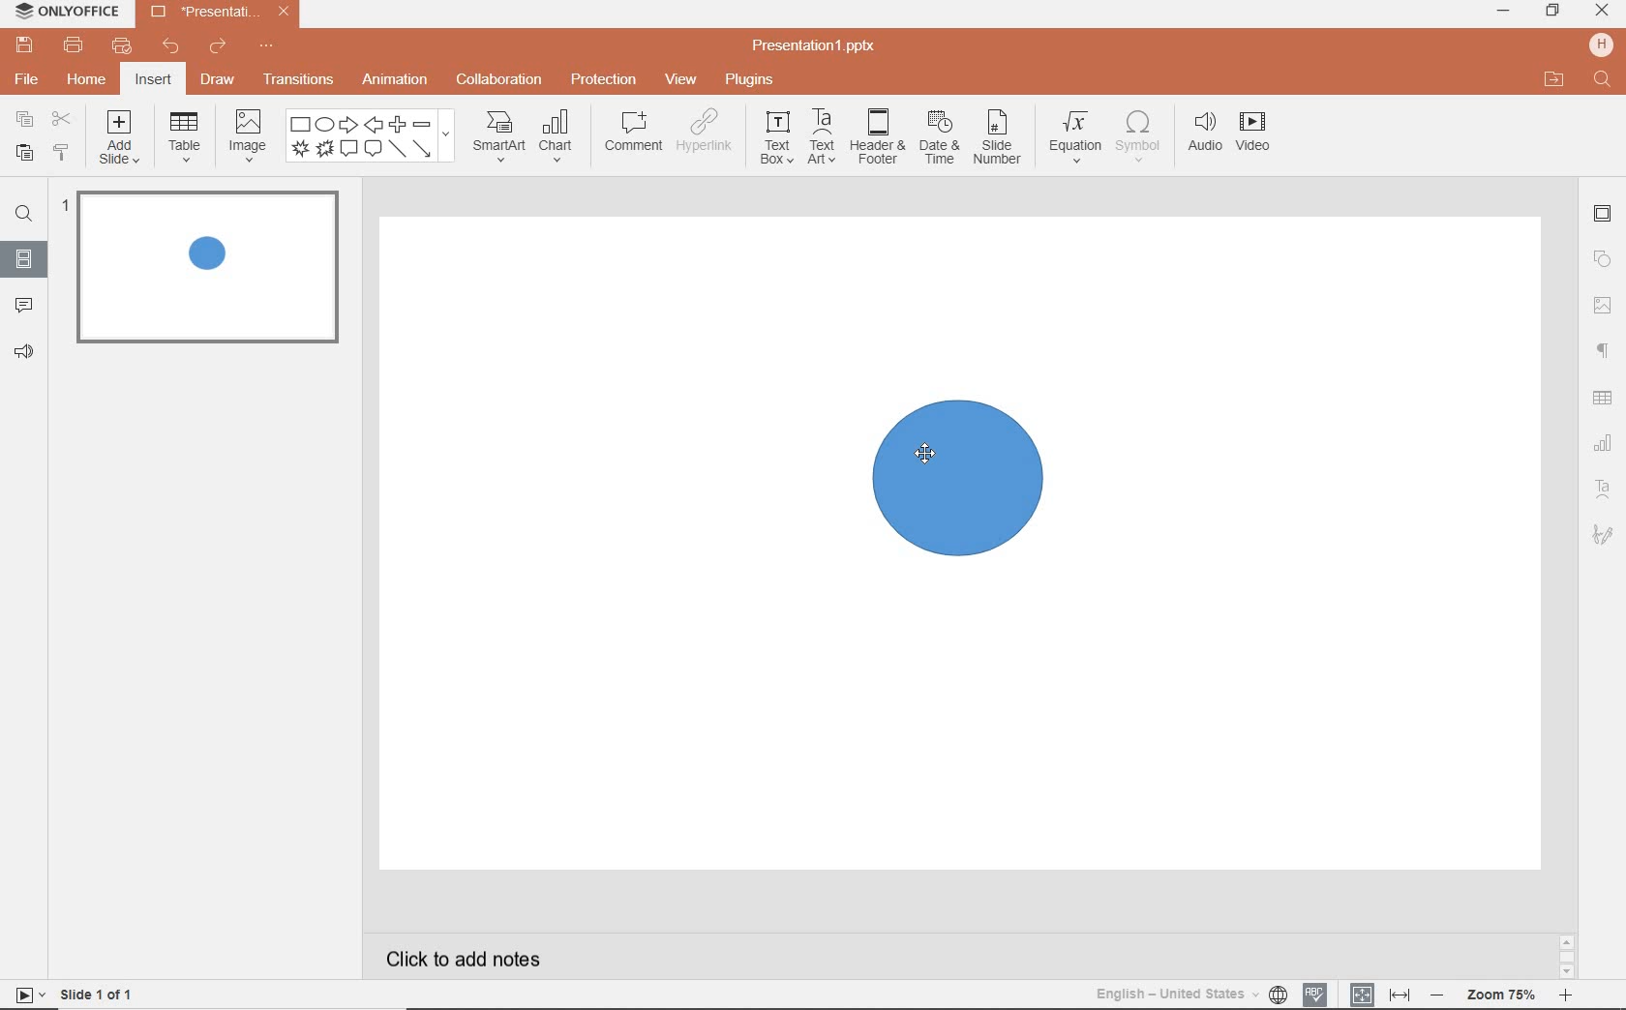 This screenshot has width=1626, height=1010. I want to click on view, so click(679, 81).